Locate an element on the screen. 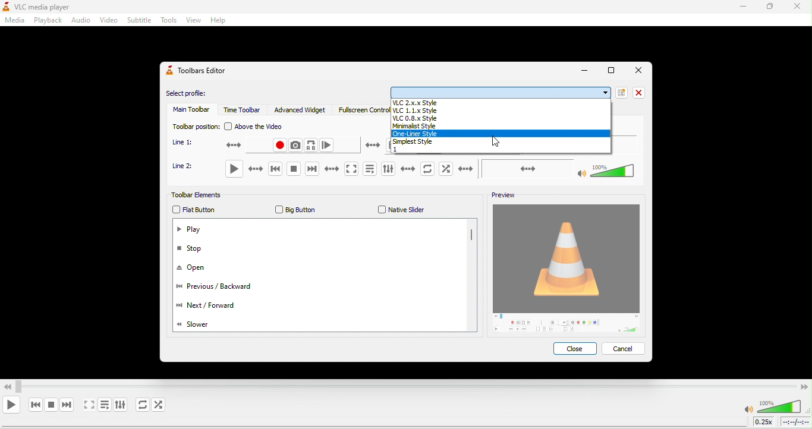  take a snapshot is located at coordinates (296, 146).